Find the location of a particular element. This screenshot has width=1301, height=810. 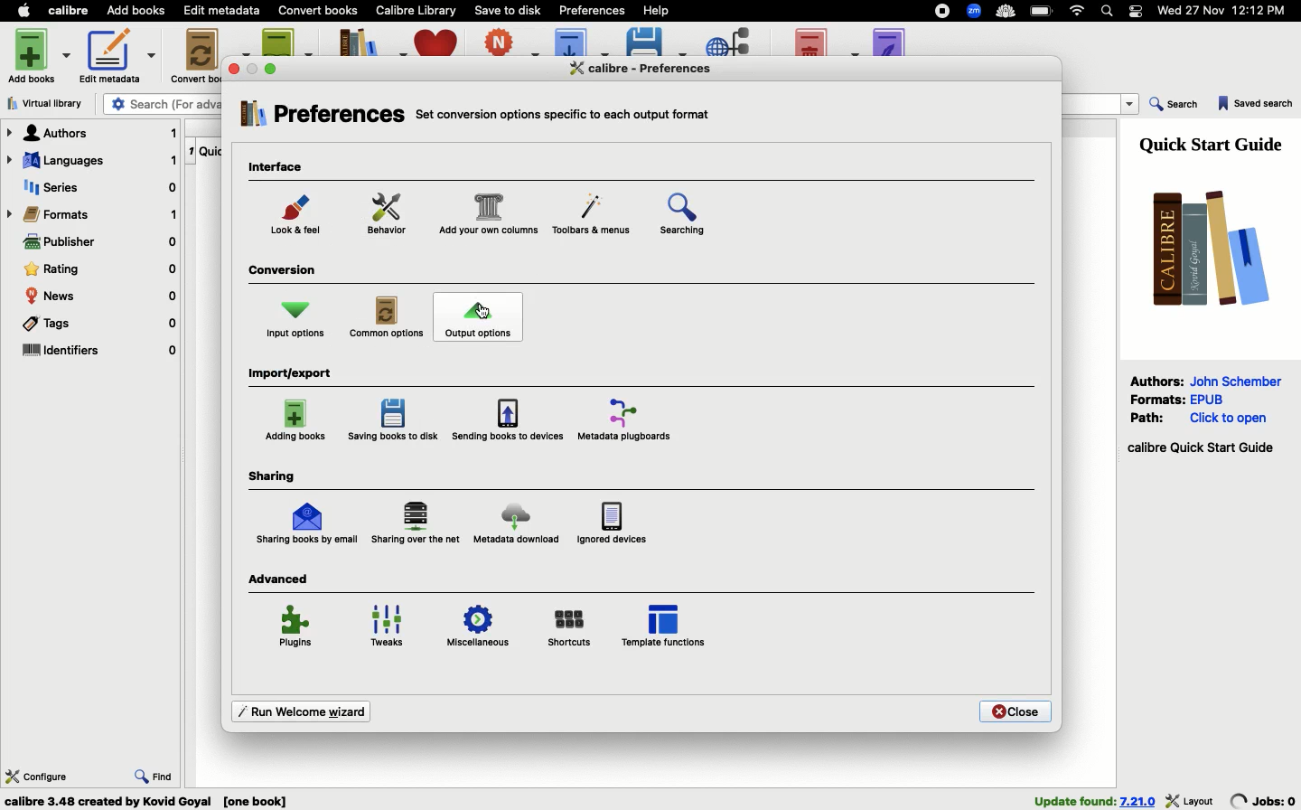

Saved search is located at coordinates (1256, 105).